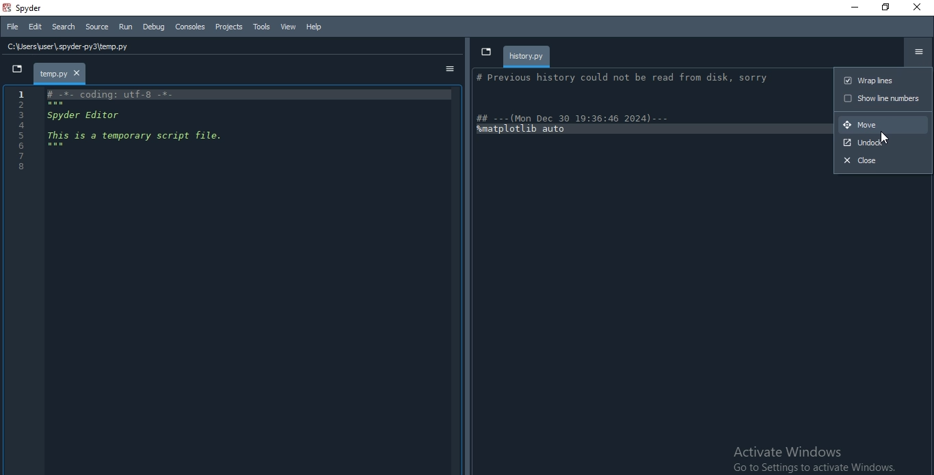  Describe the element at coordinates (449, 69) in the screenshot. I see `options` at that location.